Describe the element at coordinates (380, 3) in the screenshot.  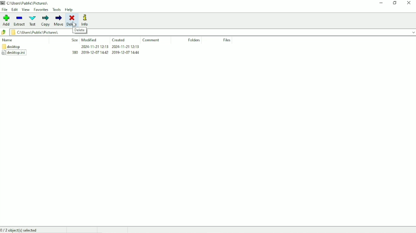
I see `Minimize` at that location.